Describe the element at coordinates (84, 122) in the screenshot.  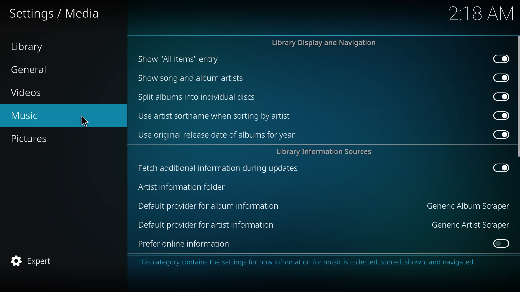
I see `cursor` at that location.